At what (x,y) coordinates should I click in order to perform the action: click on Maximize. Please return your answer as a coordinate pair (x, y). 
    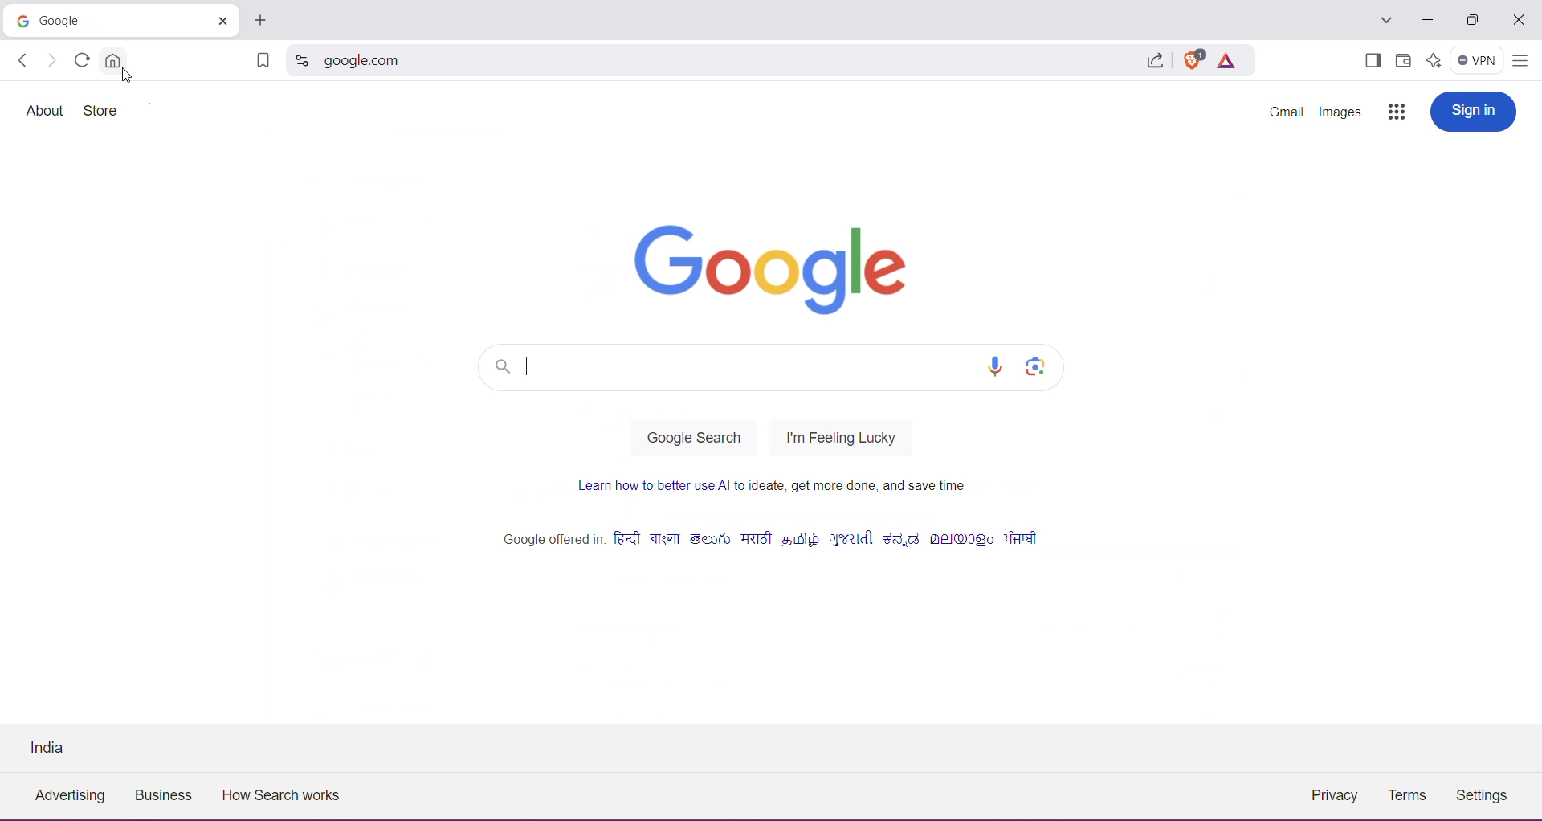
    Looking at the image, I should click on (1472, 22).